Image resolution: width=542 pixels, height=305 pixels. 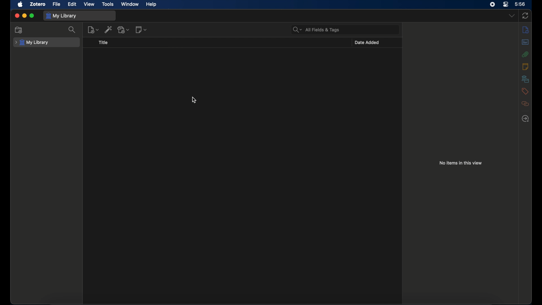 What do you see at coordinates (492, 5) in the screenshot?
I see `screen recorder` at bounding box center [492, 5].